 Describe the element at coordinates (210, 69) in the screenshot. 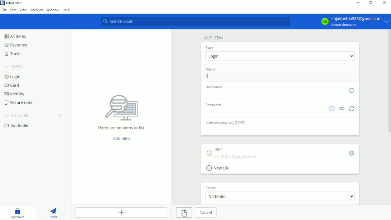

I see `Name` at that location.